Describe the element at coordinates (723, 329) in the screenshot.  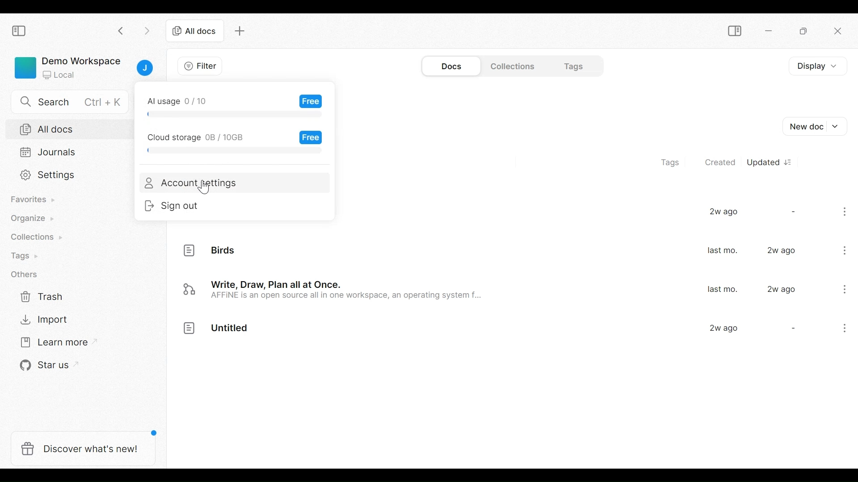
I see `2w ago` at that location.